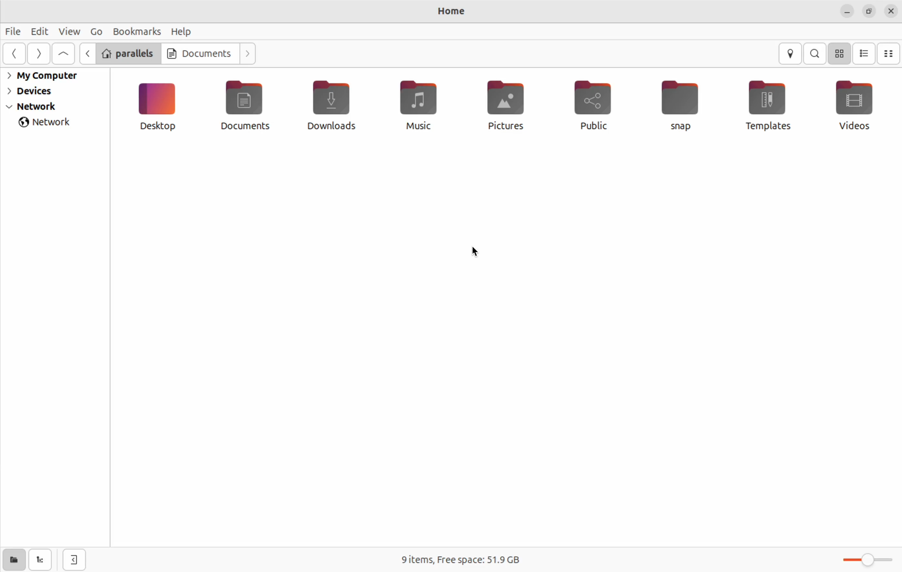 Image resolution: width=902 pixels, height=572 pixels. I want to click on Edit, so click(39, 32).